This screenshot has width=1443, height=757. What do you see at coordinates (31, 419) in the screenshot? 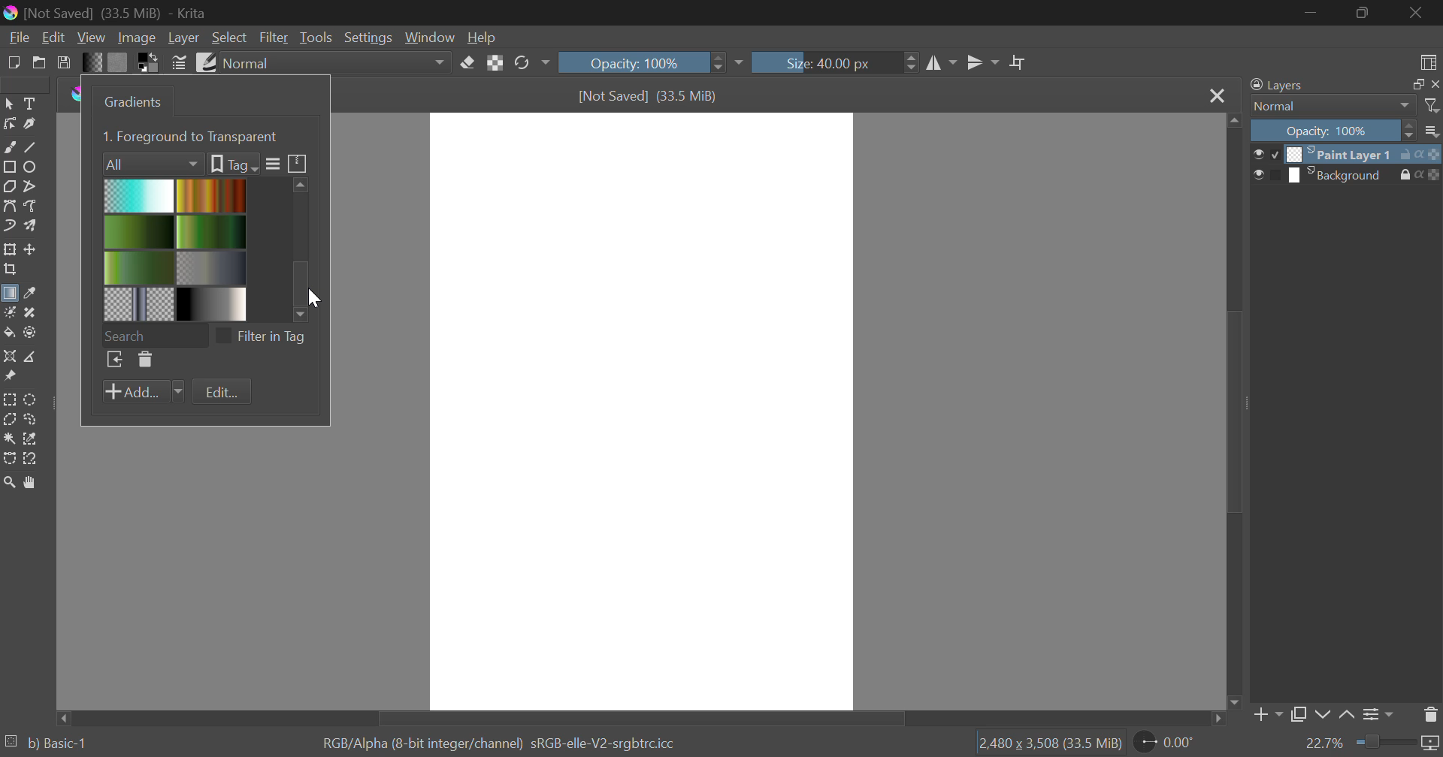
I see `Freehand Selection` at bounding box center [31, 419].